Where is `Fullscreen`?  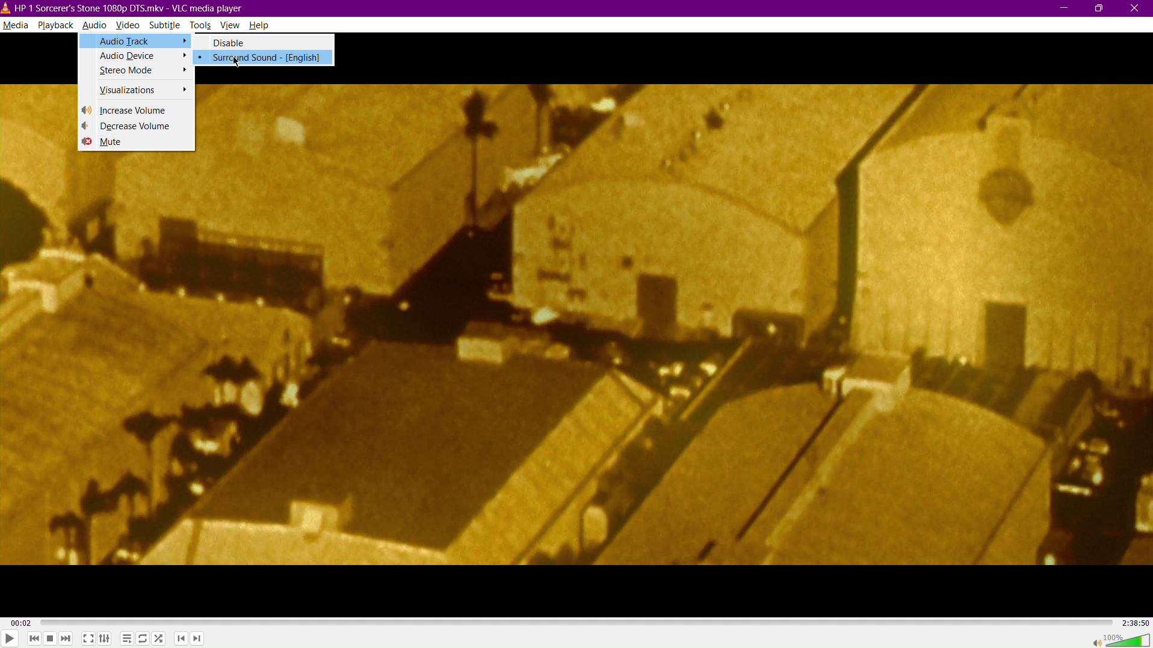
Fullscreen is located at coordinates (88, 639).